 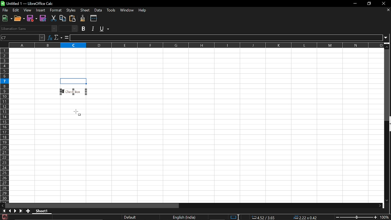 I want to click on Restore down, so click(x=369, y=4).